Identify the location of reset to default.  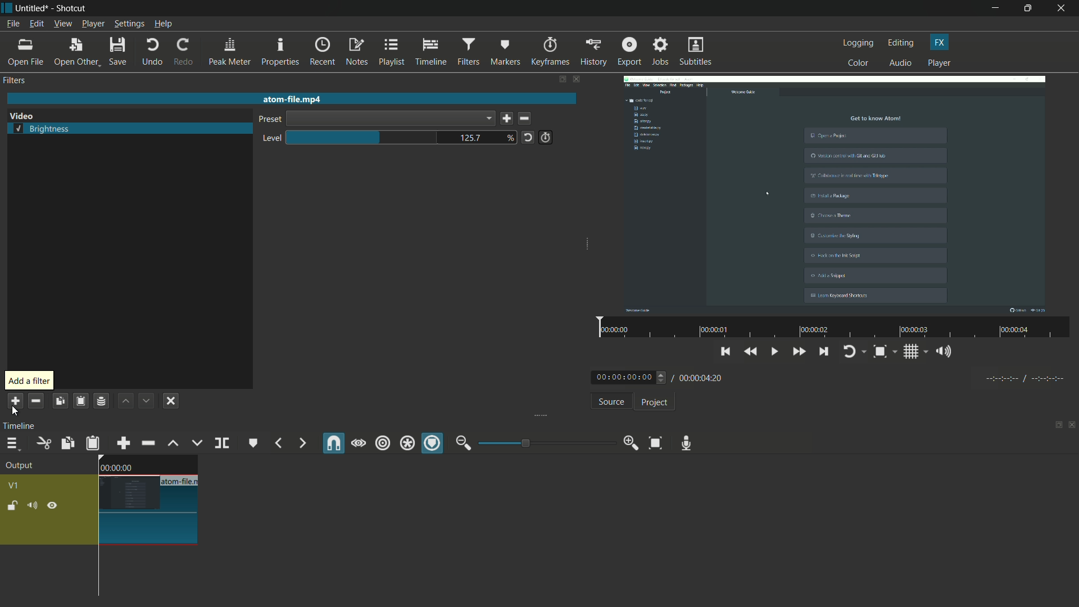
(528, 137).